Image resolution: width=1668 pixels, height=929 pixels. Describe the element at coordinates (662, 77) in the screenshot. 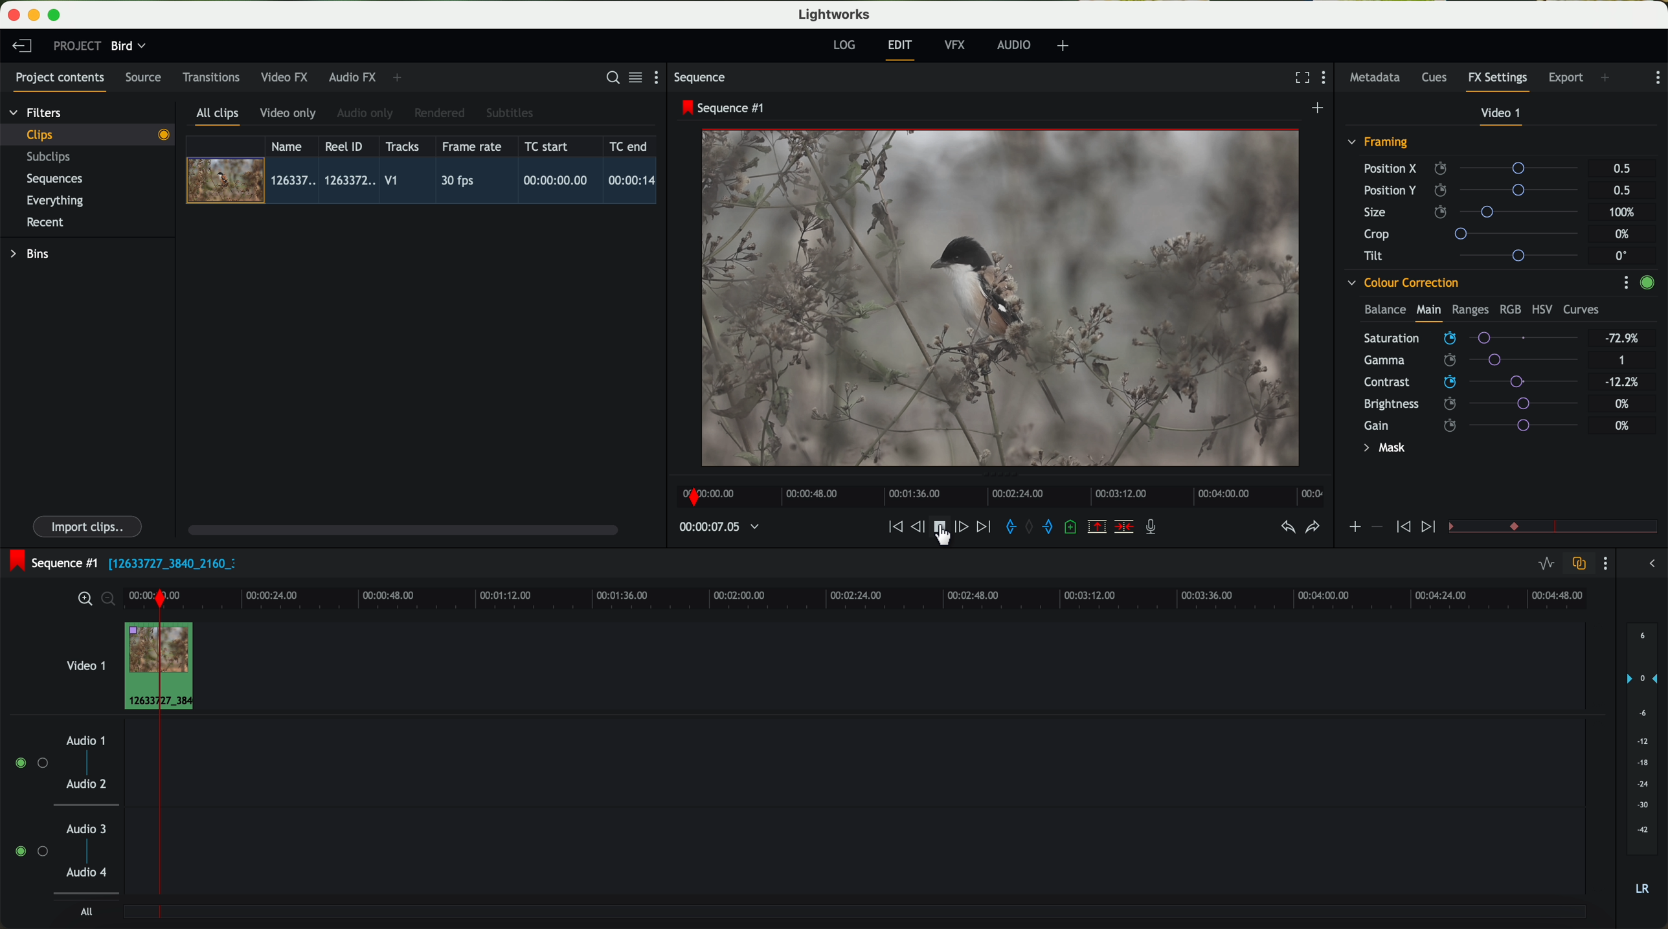

I see `show settings menu` at that location.